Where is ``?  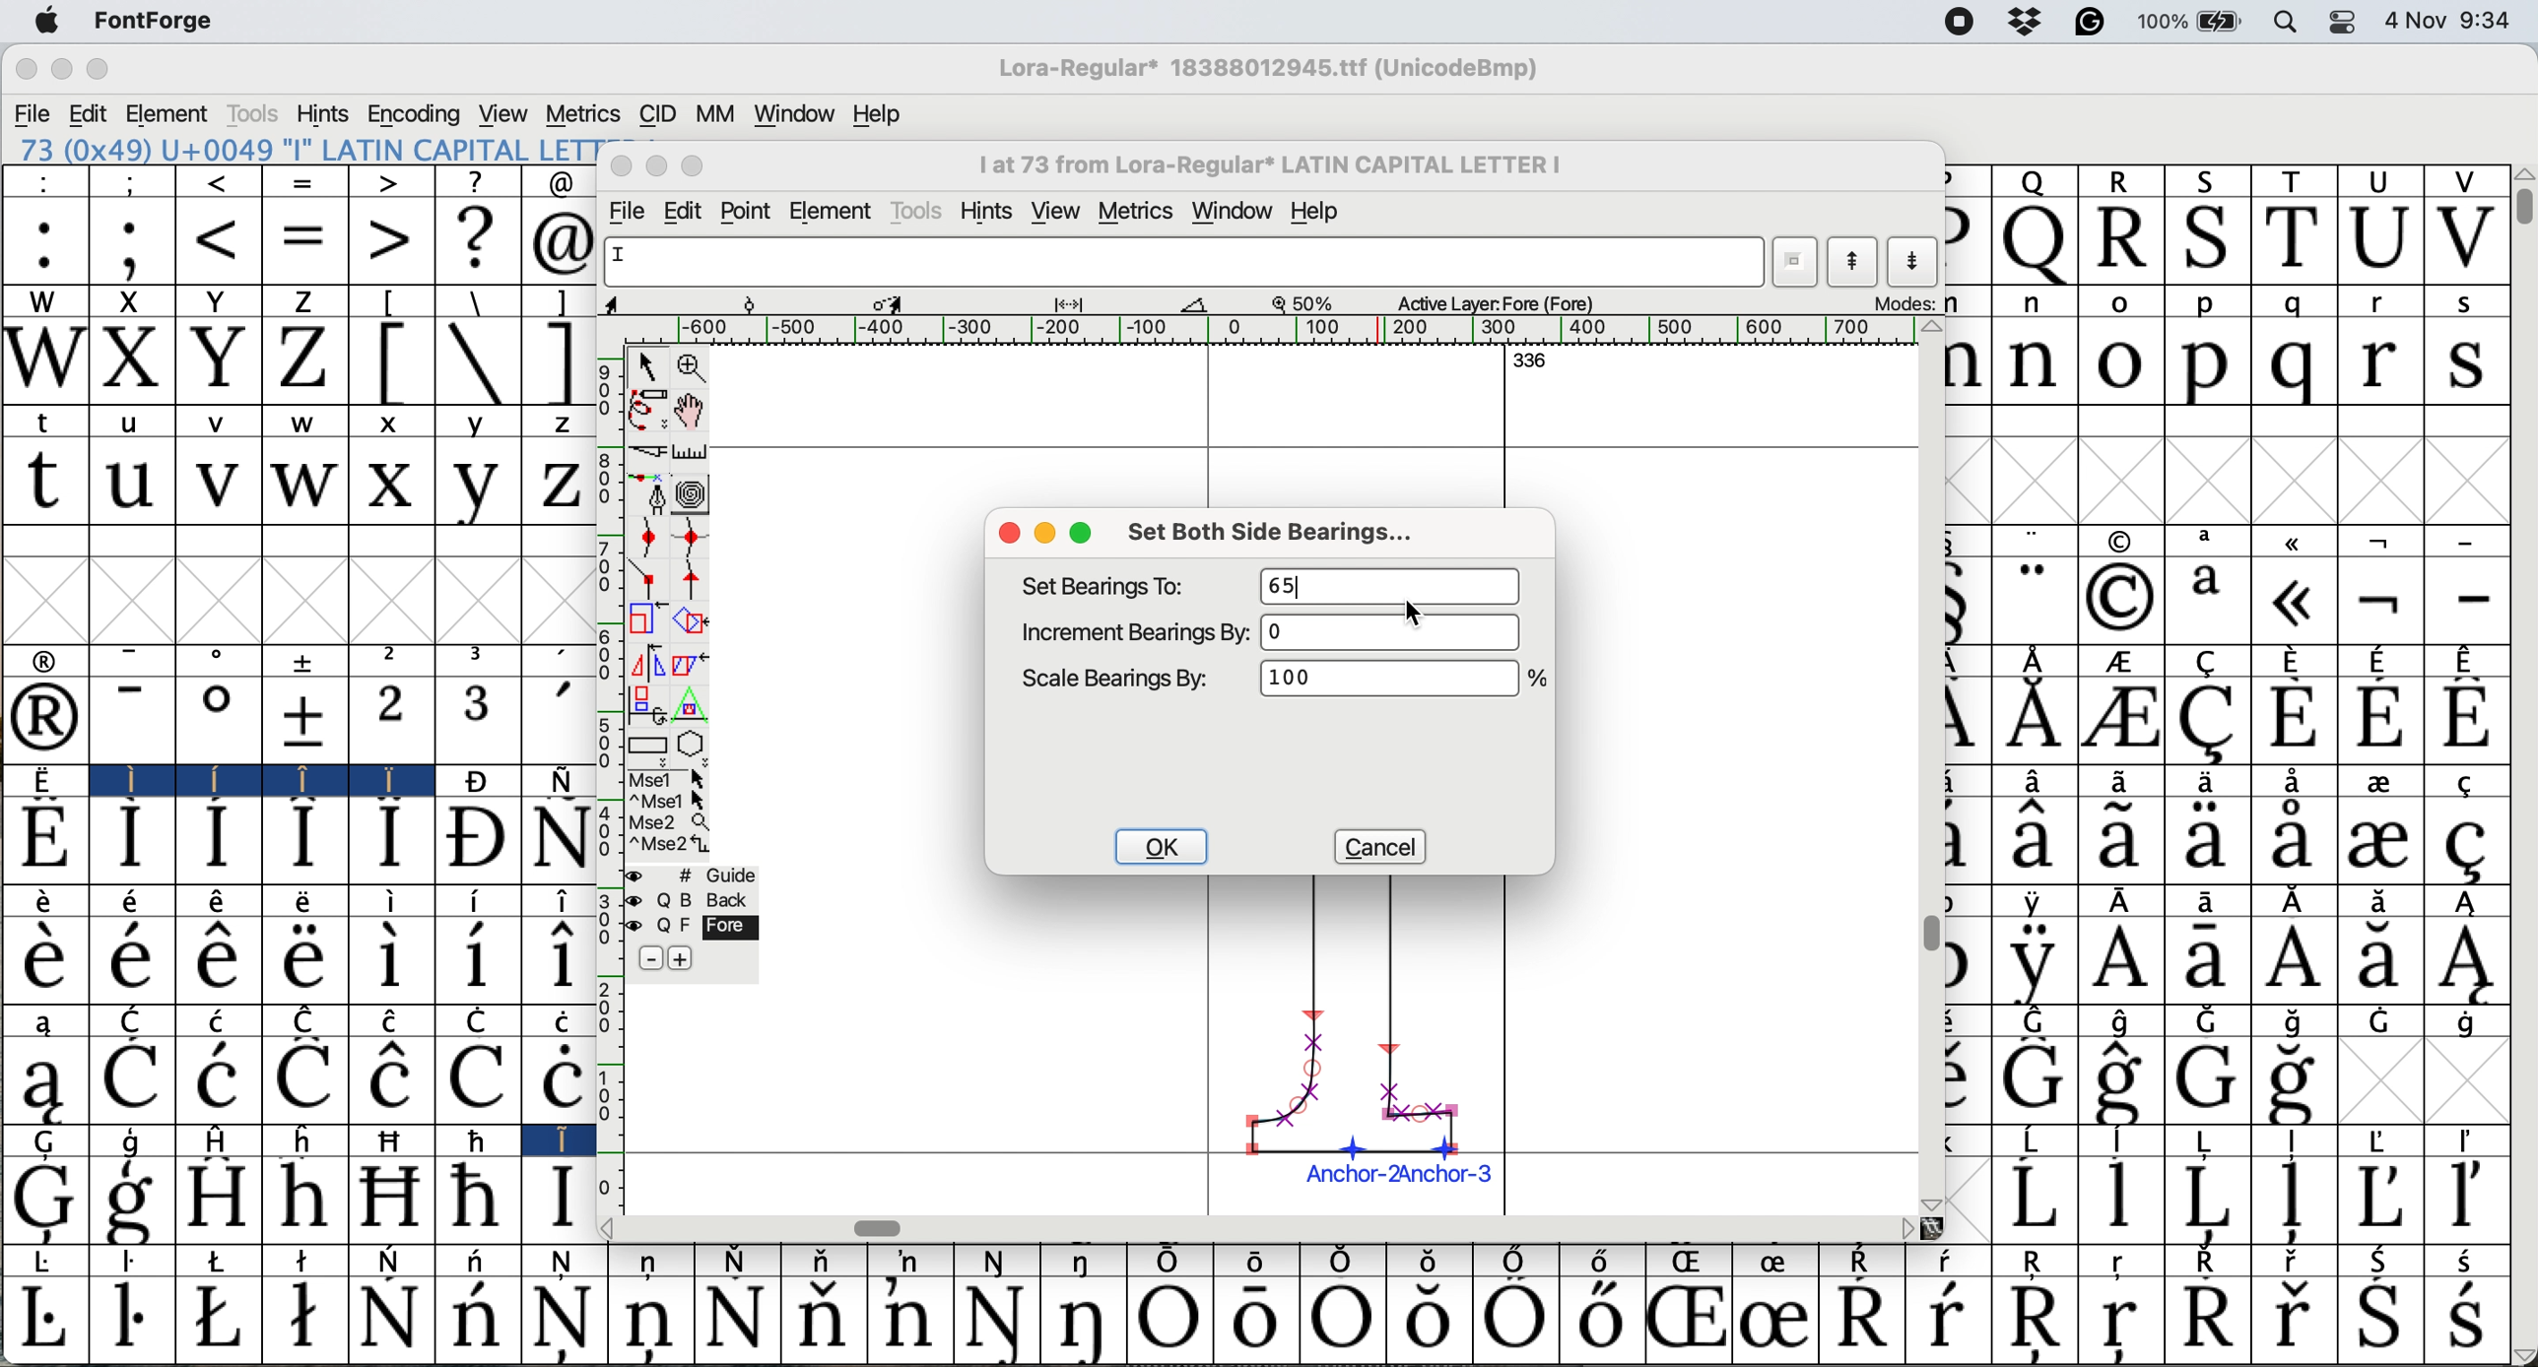
 is located at coordinates (639, 926).